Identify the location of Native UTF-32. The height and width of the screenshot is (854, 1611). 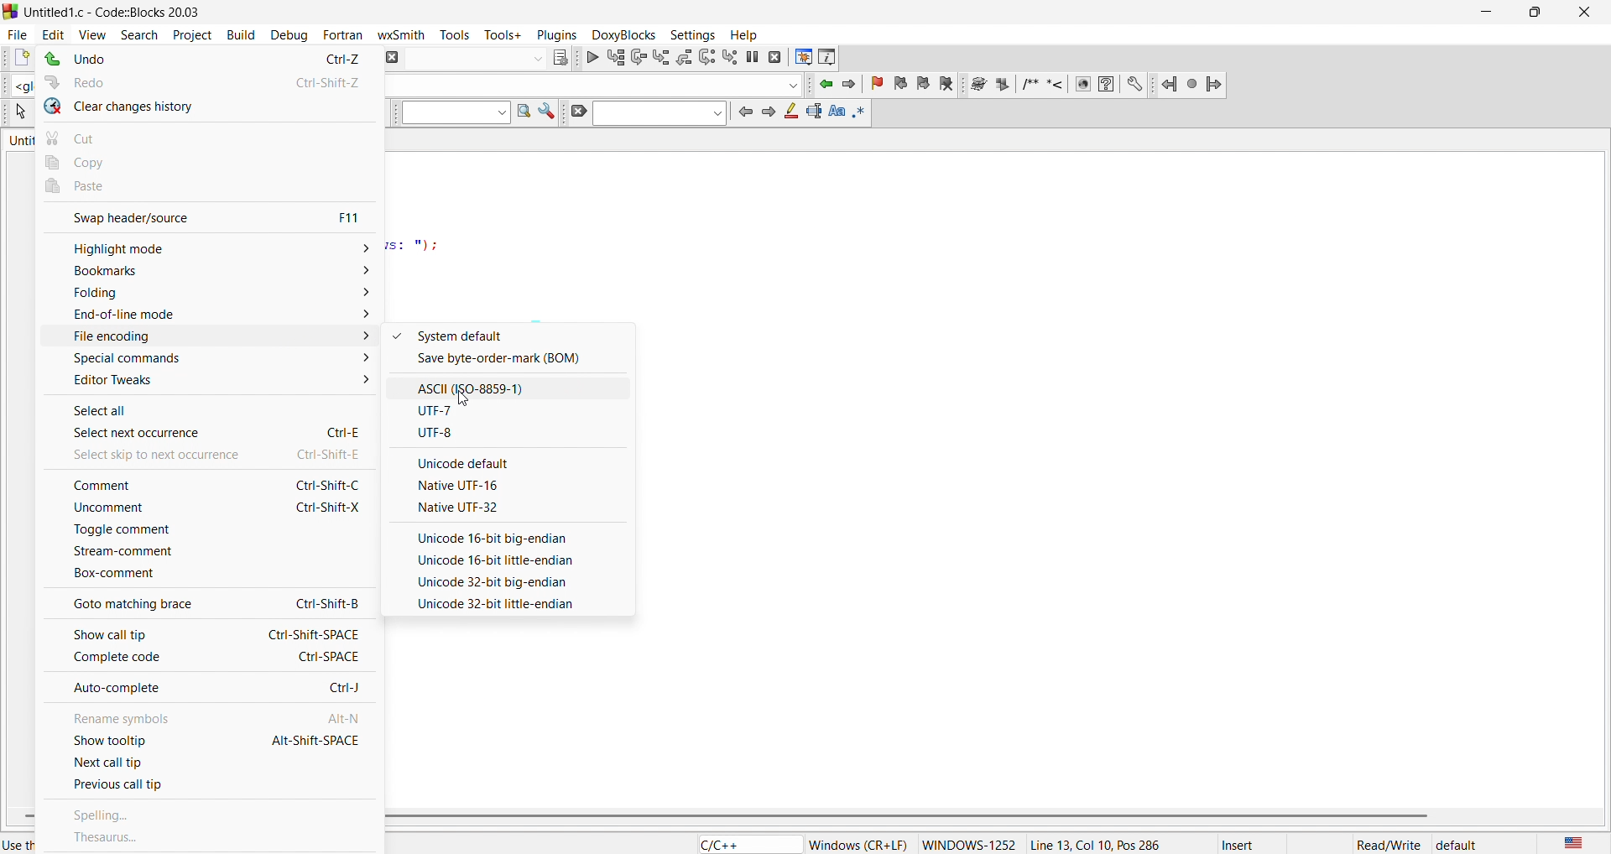
(509, 506).